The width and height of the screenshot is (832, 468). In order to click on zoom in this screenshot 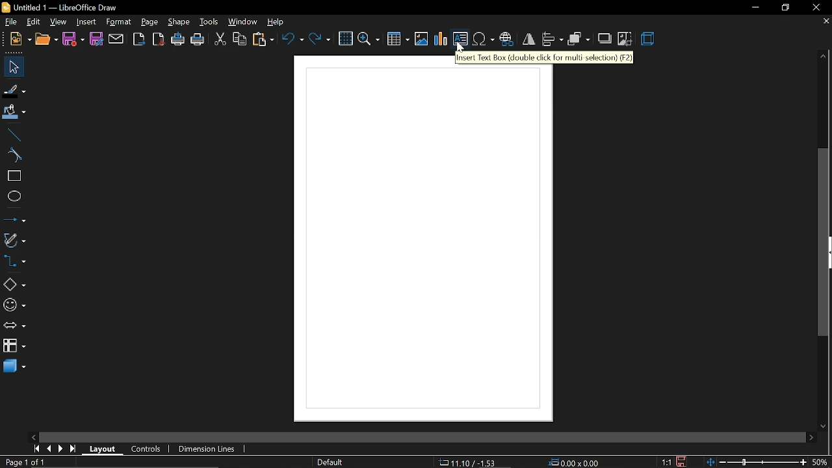, I will do `click(369, 38)`.